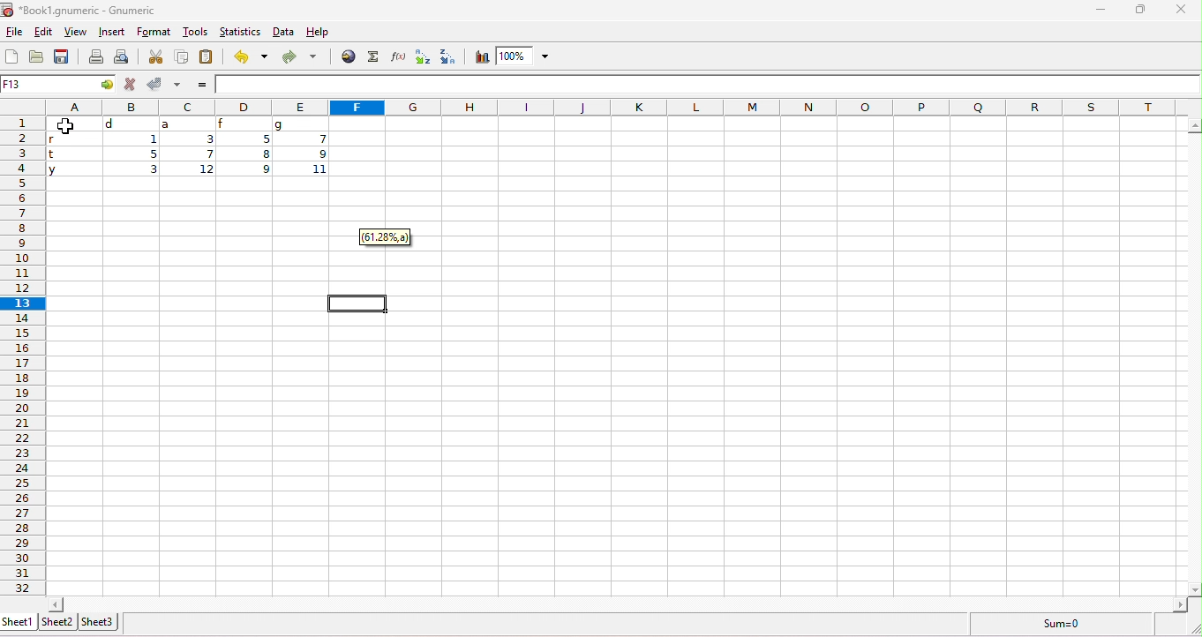  Describe the element at coordinates (1141, 11) in the screenshot. I see `maximize` at that location.